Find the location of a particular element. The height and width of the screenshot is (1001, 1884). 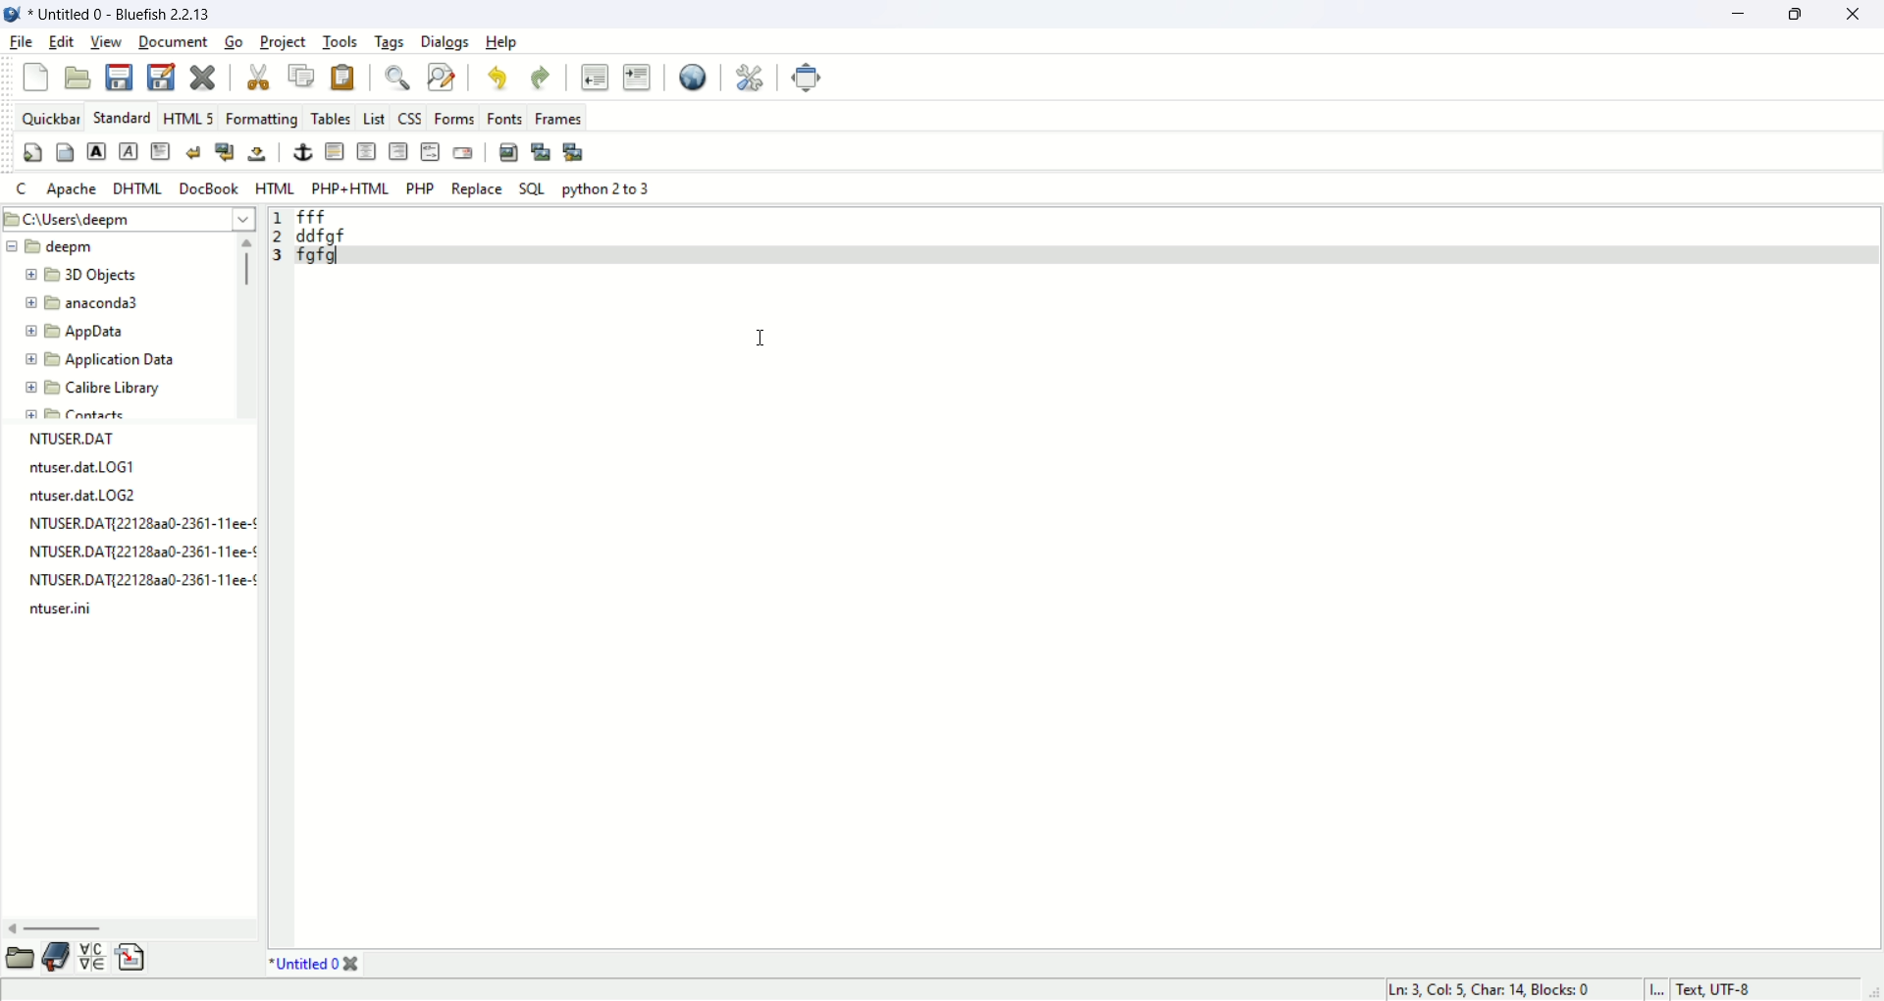

cut is located at coordinates (258, 76).